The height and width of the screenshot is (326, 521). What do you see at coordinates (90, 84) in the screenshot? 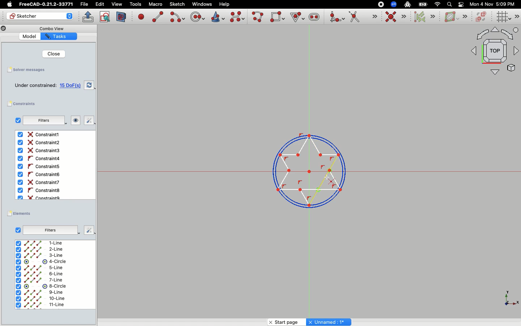
I see `Swap` at bounding box center [90, 84].